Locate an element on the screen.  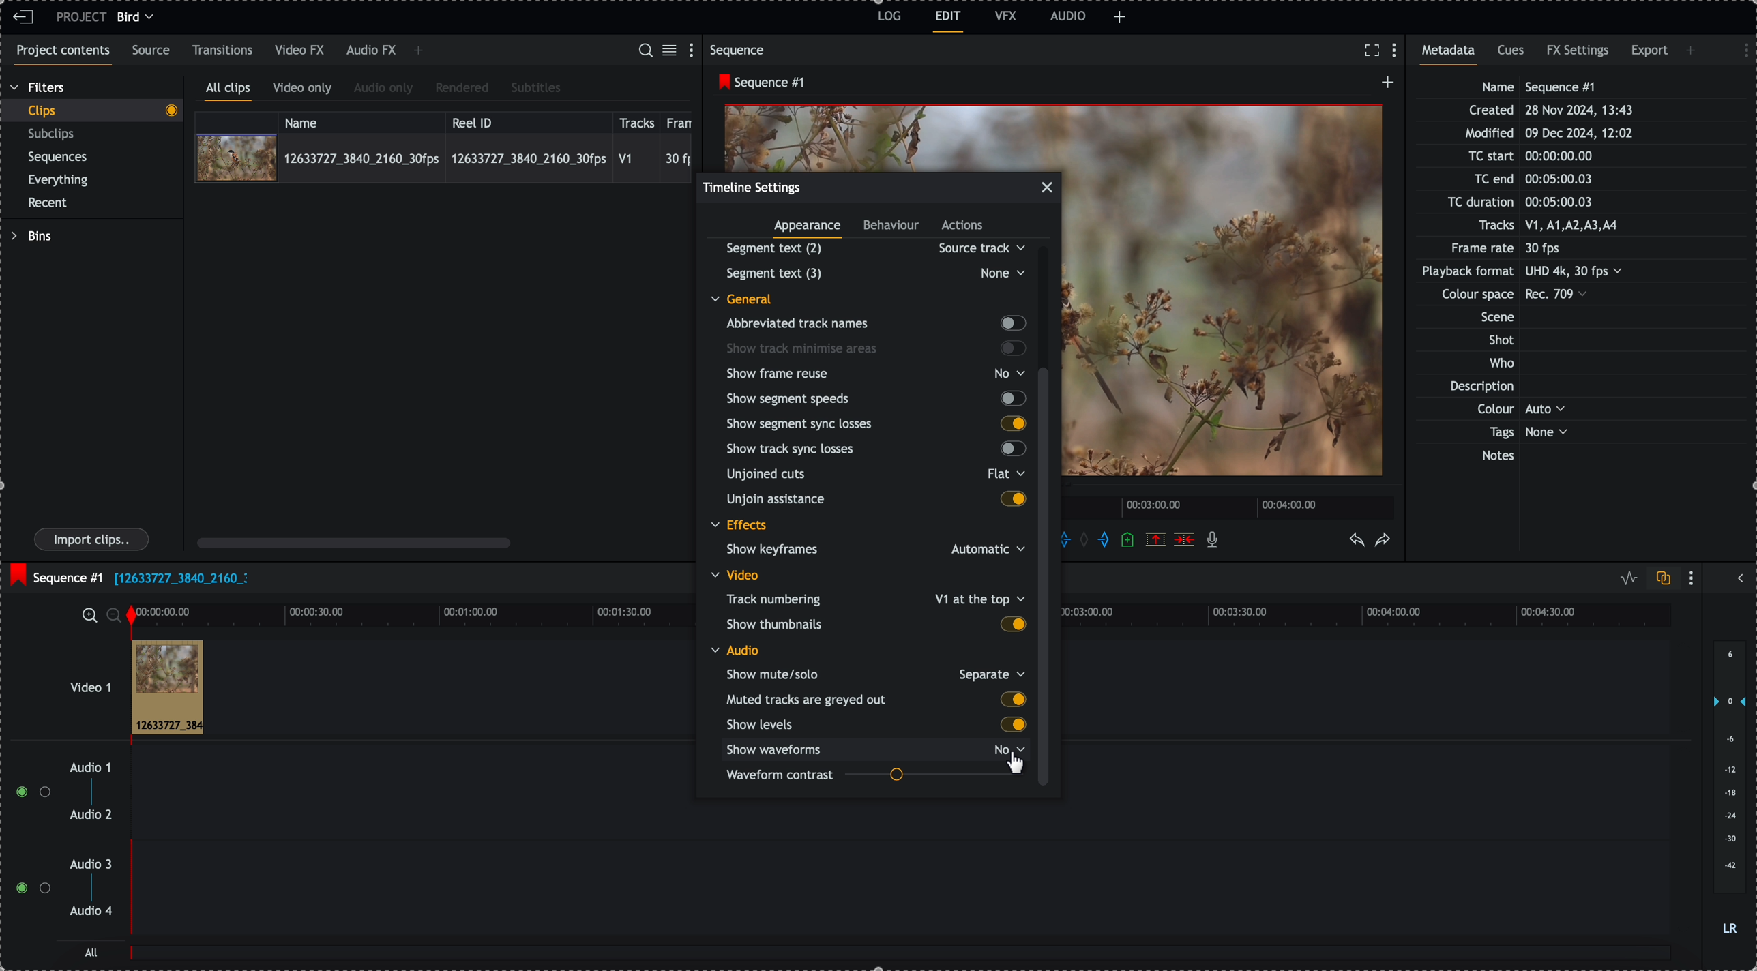
frame is located at coordinates (682, 121).